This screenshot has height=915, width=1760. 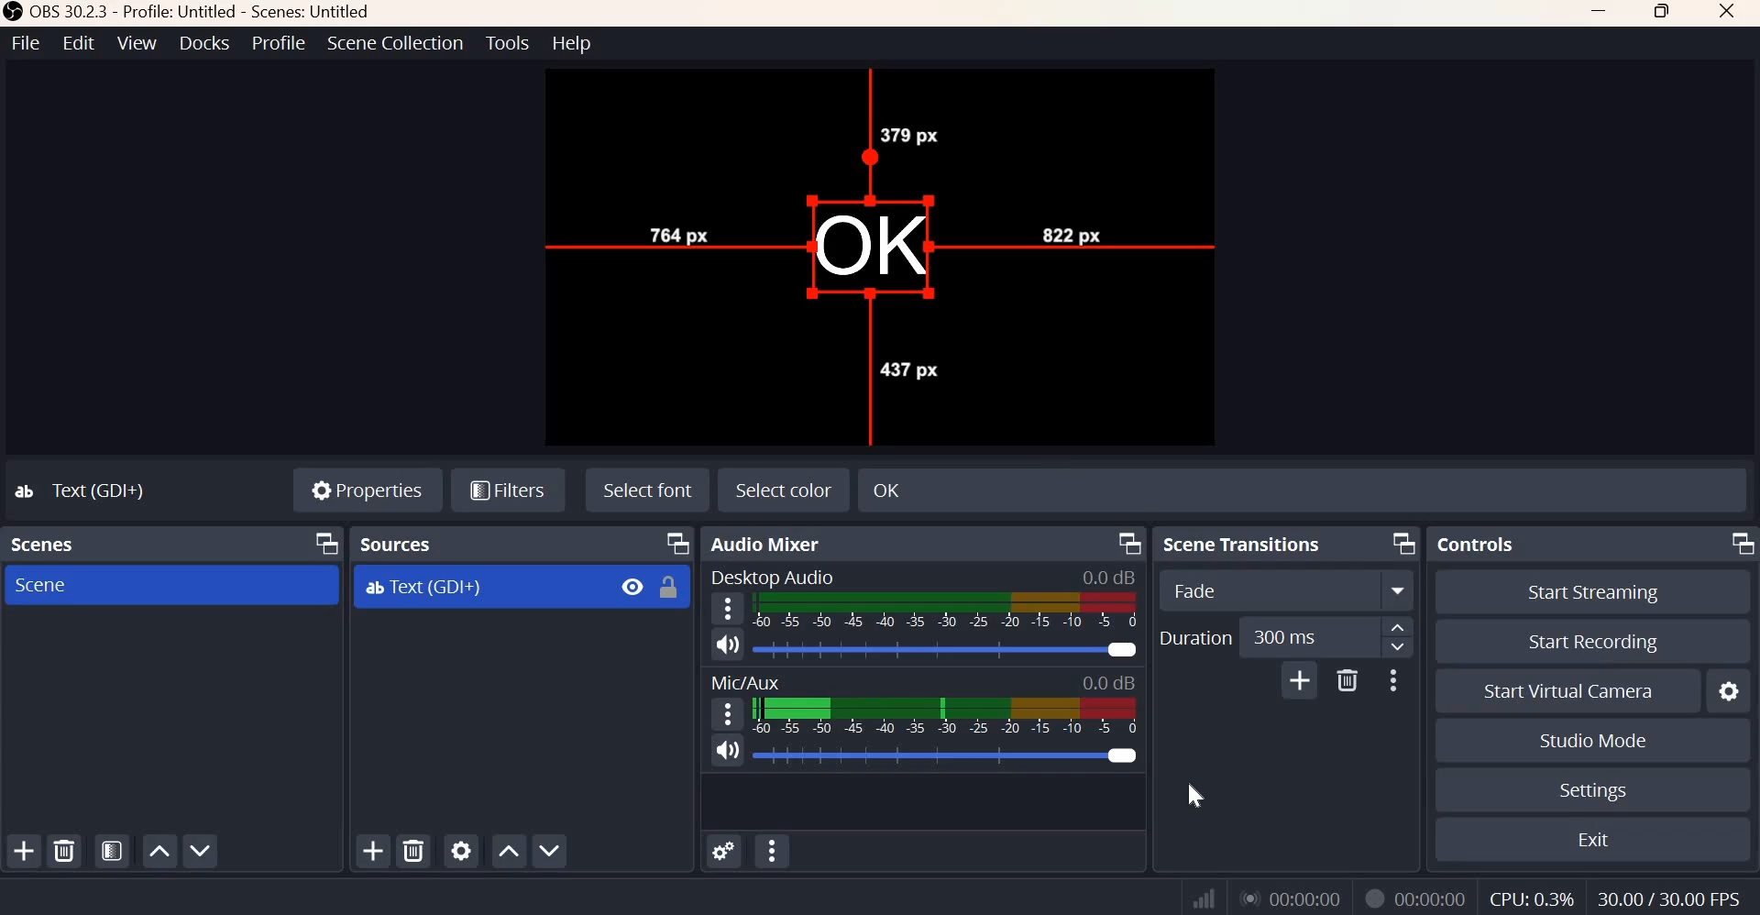 I want to click on Properties, so click(x=368, y=487).